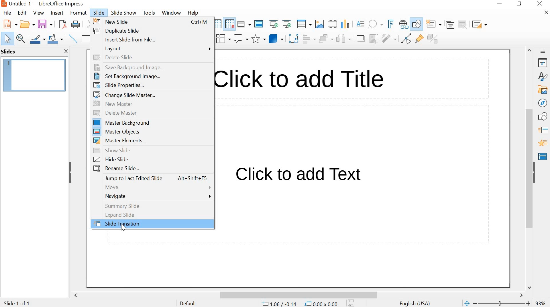 This screenshot has width=550, height=307. Describe the element at coordinates (26, 24) in the screenshot. I see `OPEN` at that location.